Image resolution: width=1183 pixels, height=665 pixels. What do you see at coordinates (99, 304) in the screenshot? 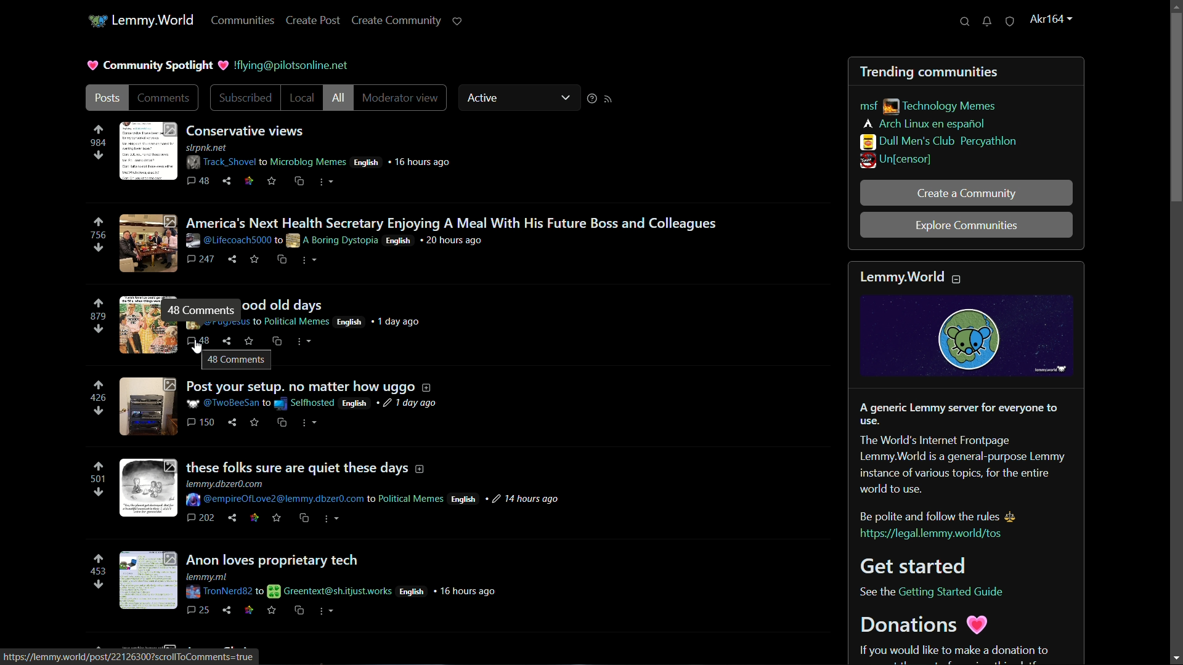
I see `upvote` at bounding box center [99, 304].